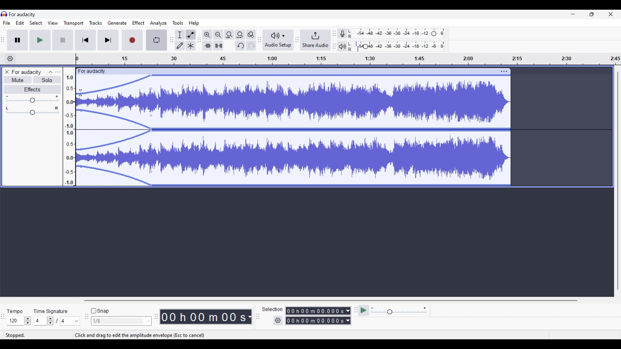 This screenshot has height=349, width=621. I want to click on Effects, so click(32, 89).